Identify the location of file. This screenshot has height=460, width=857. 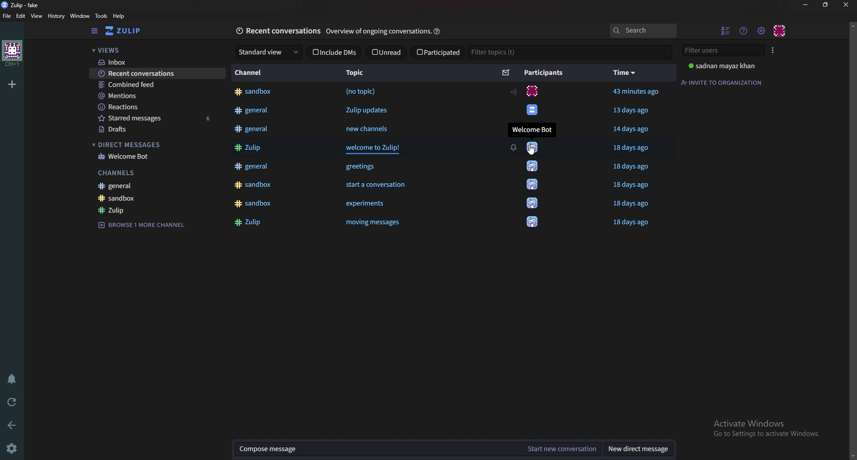
(7, 16).